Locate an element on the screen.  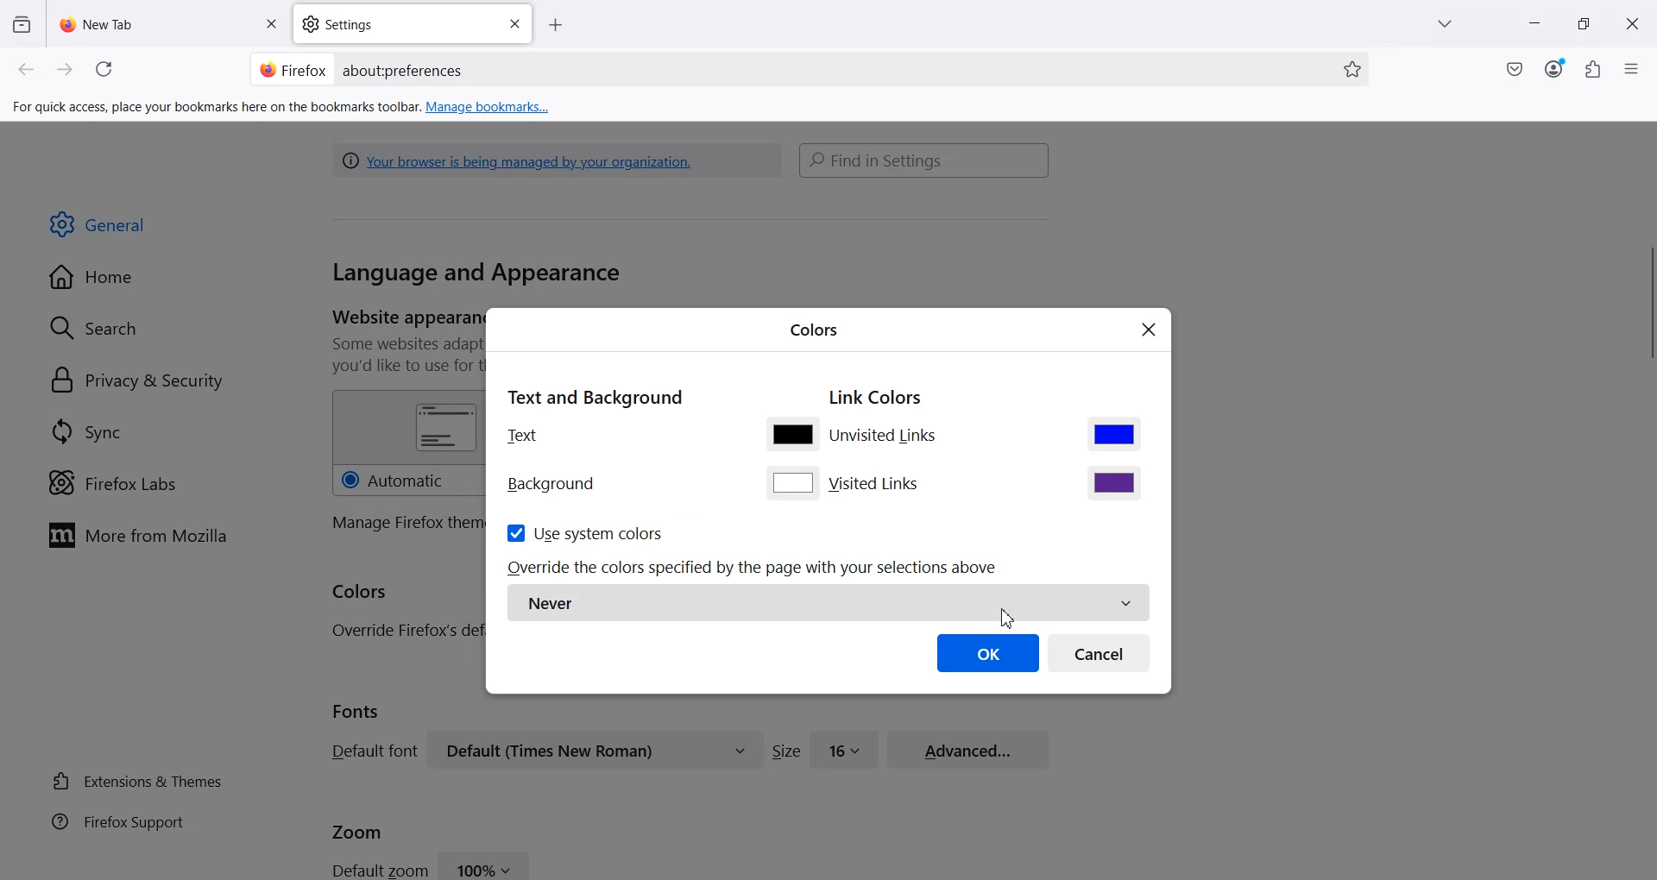
Link Colors is located at coordinates (876, 399).